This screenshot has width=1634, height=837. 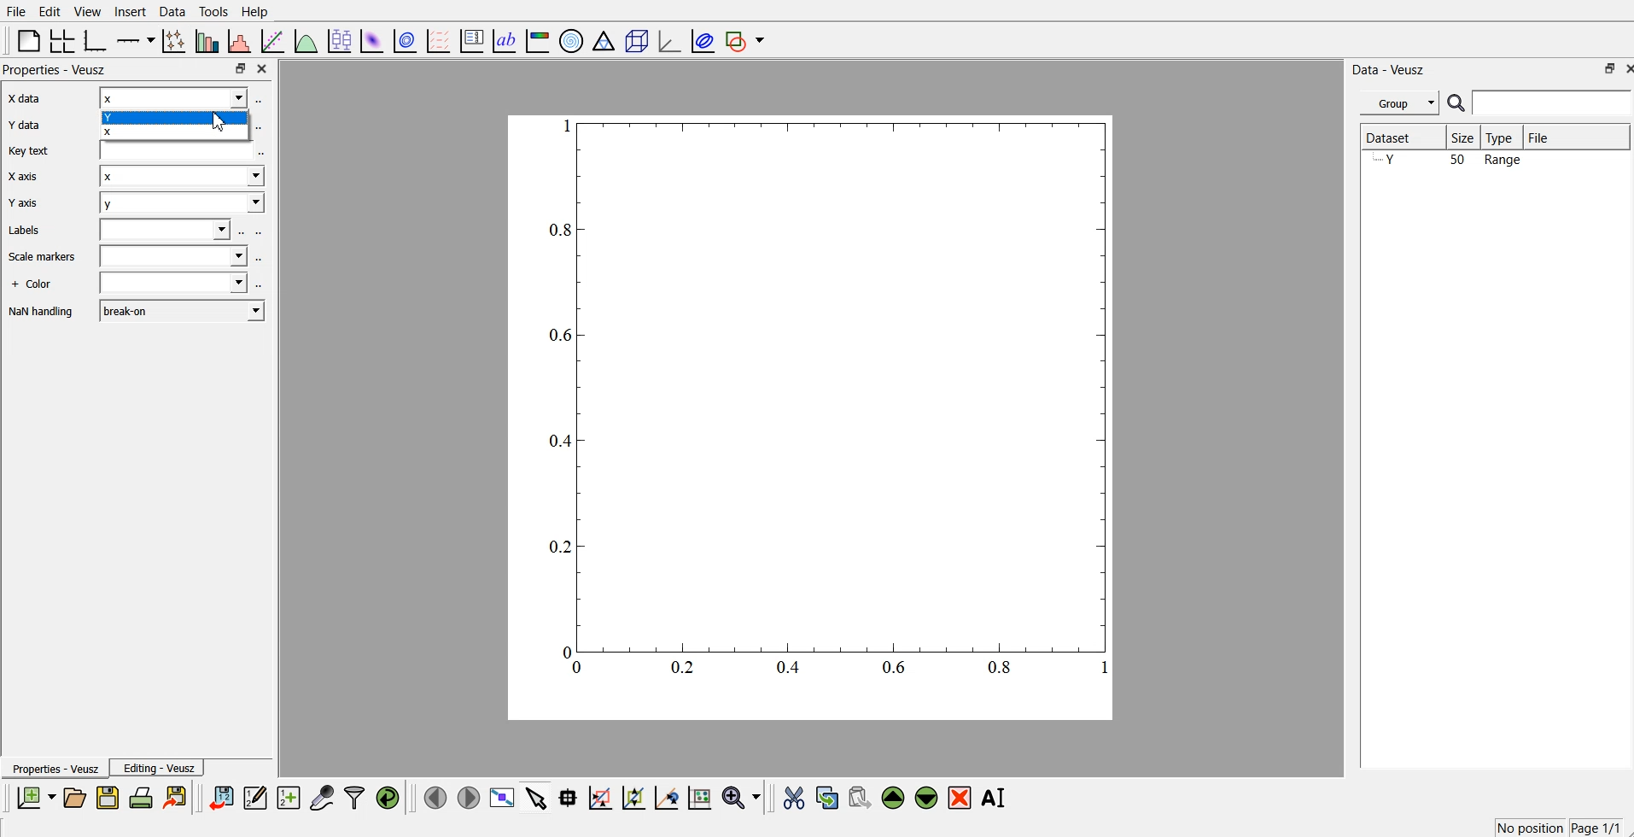 What do you see at coordinates (255, 13) in the screenshot?
I see `Help` at bounding box center [255, 13].